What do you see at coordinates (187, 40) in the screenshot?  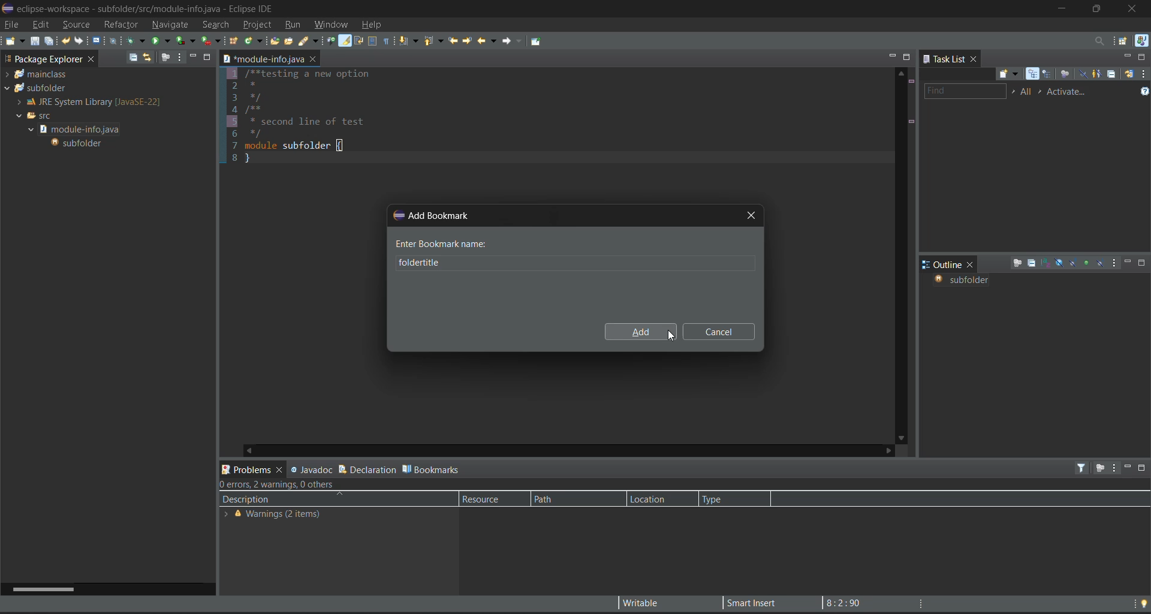 I see `coverage` at bounding box center [187, 40].